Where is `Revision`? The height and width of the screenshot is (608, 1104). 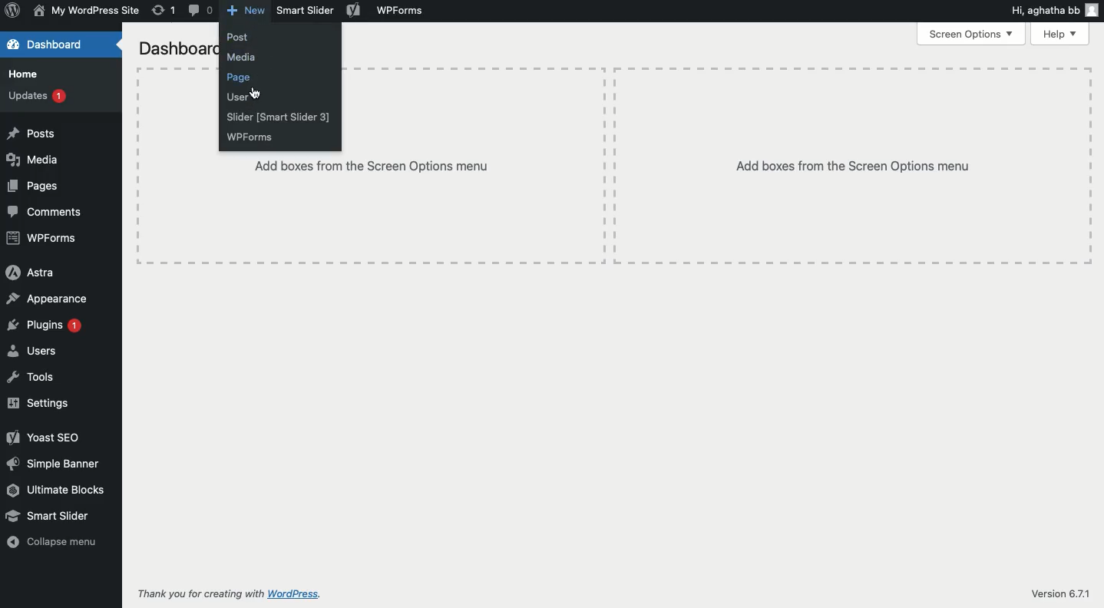
Revision is located at coordinates (162, 10).